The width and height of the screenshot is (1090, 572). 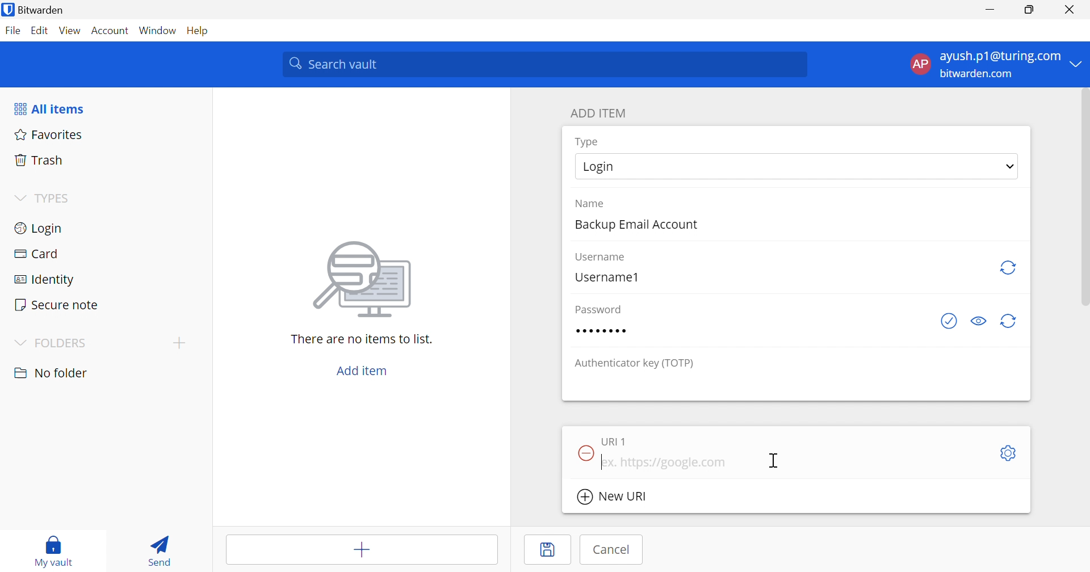 What do you see at coordinates (1011, 322) in the screenshot?
I see `Generate password` at bounding box center [1011, 322].